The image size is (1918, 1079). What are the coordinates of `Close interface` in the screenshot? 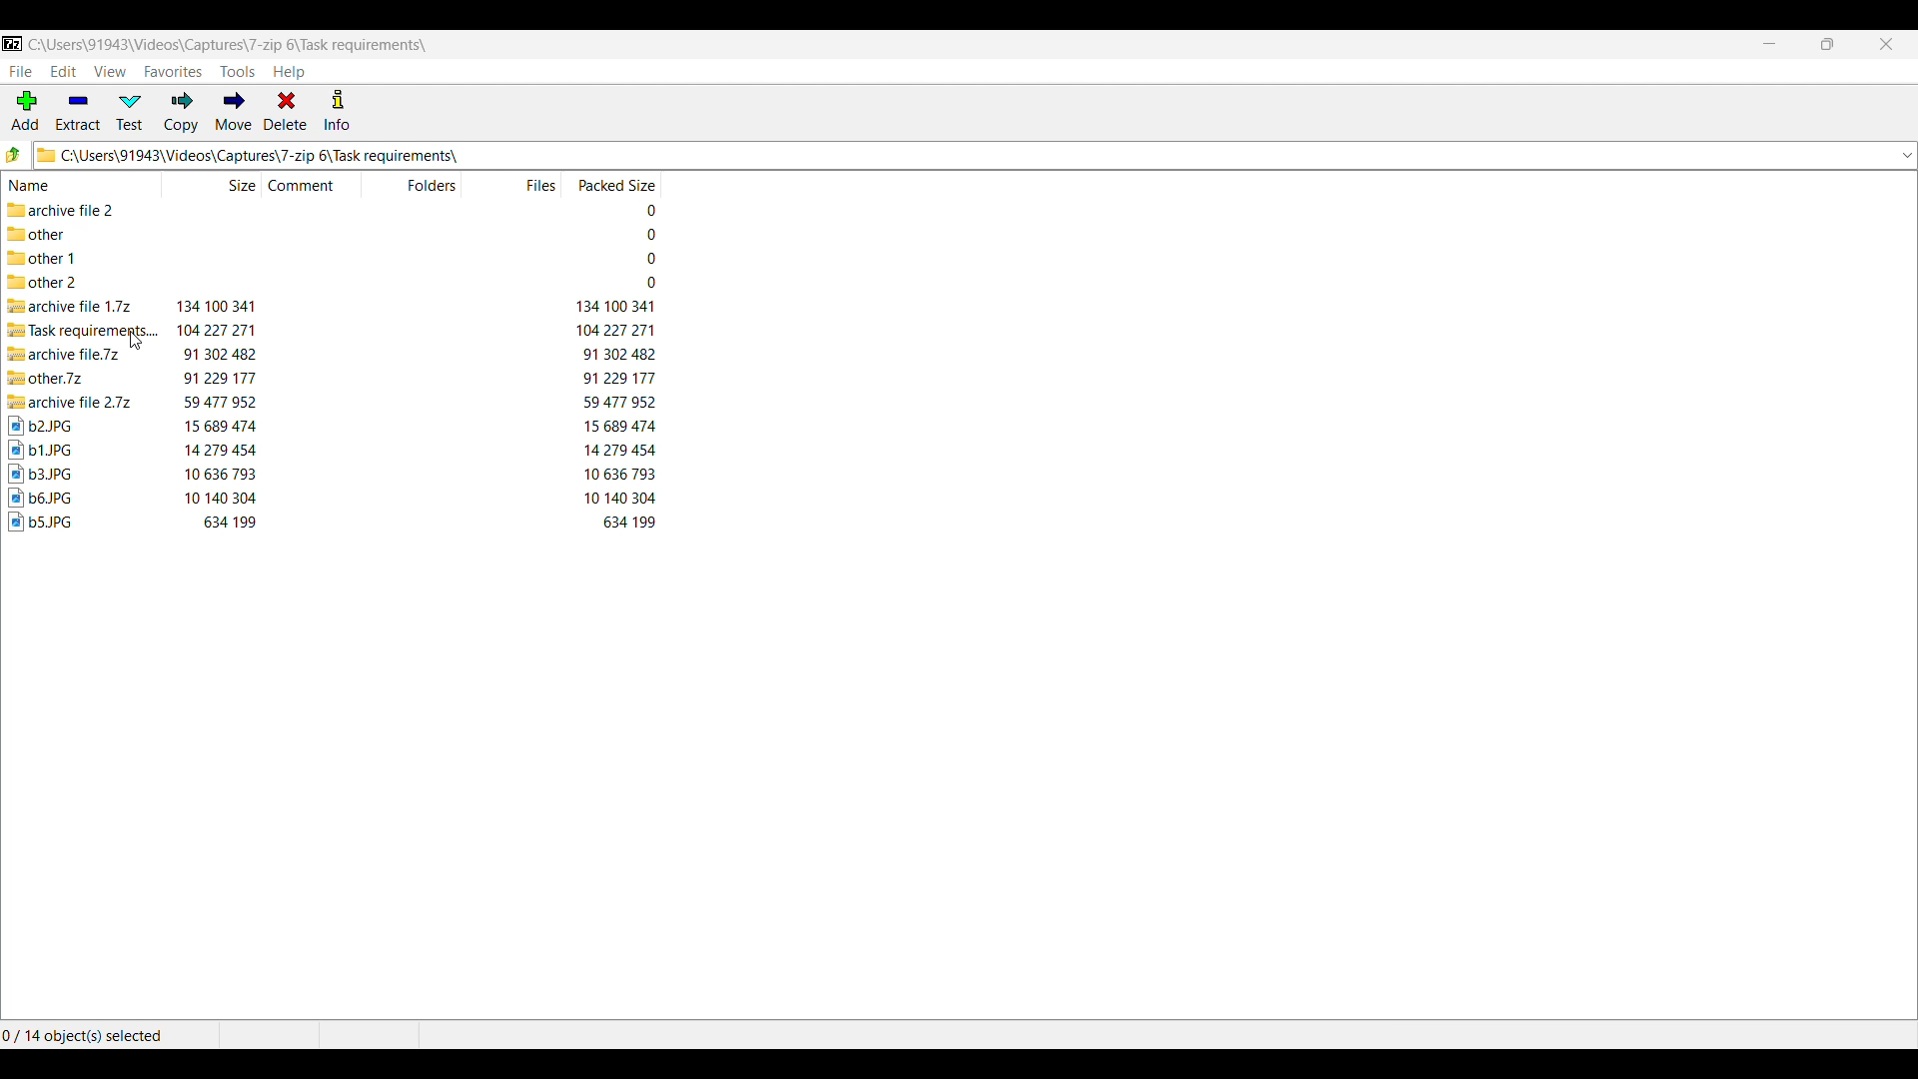 It's located at (1887, 44).